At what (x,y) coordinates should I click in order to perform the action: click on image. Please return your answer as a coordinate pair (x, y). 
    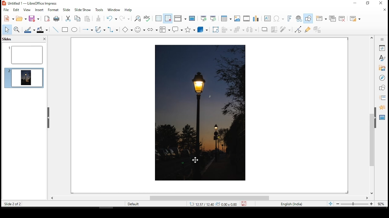
    Looking at the image, I should click on (200, 113).